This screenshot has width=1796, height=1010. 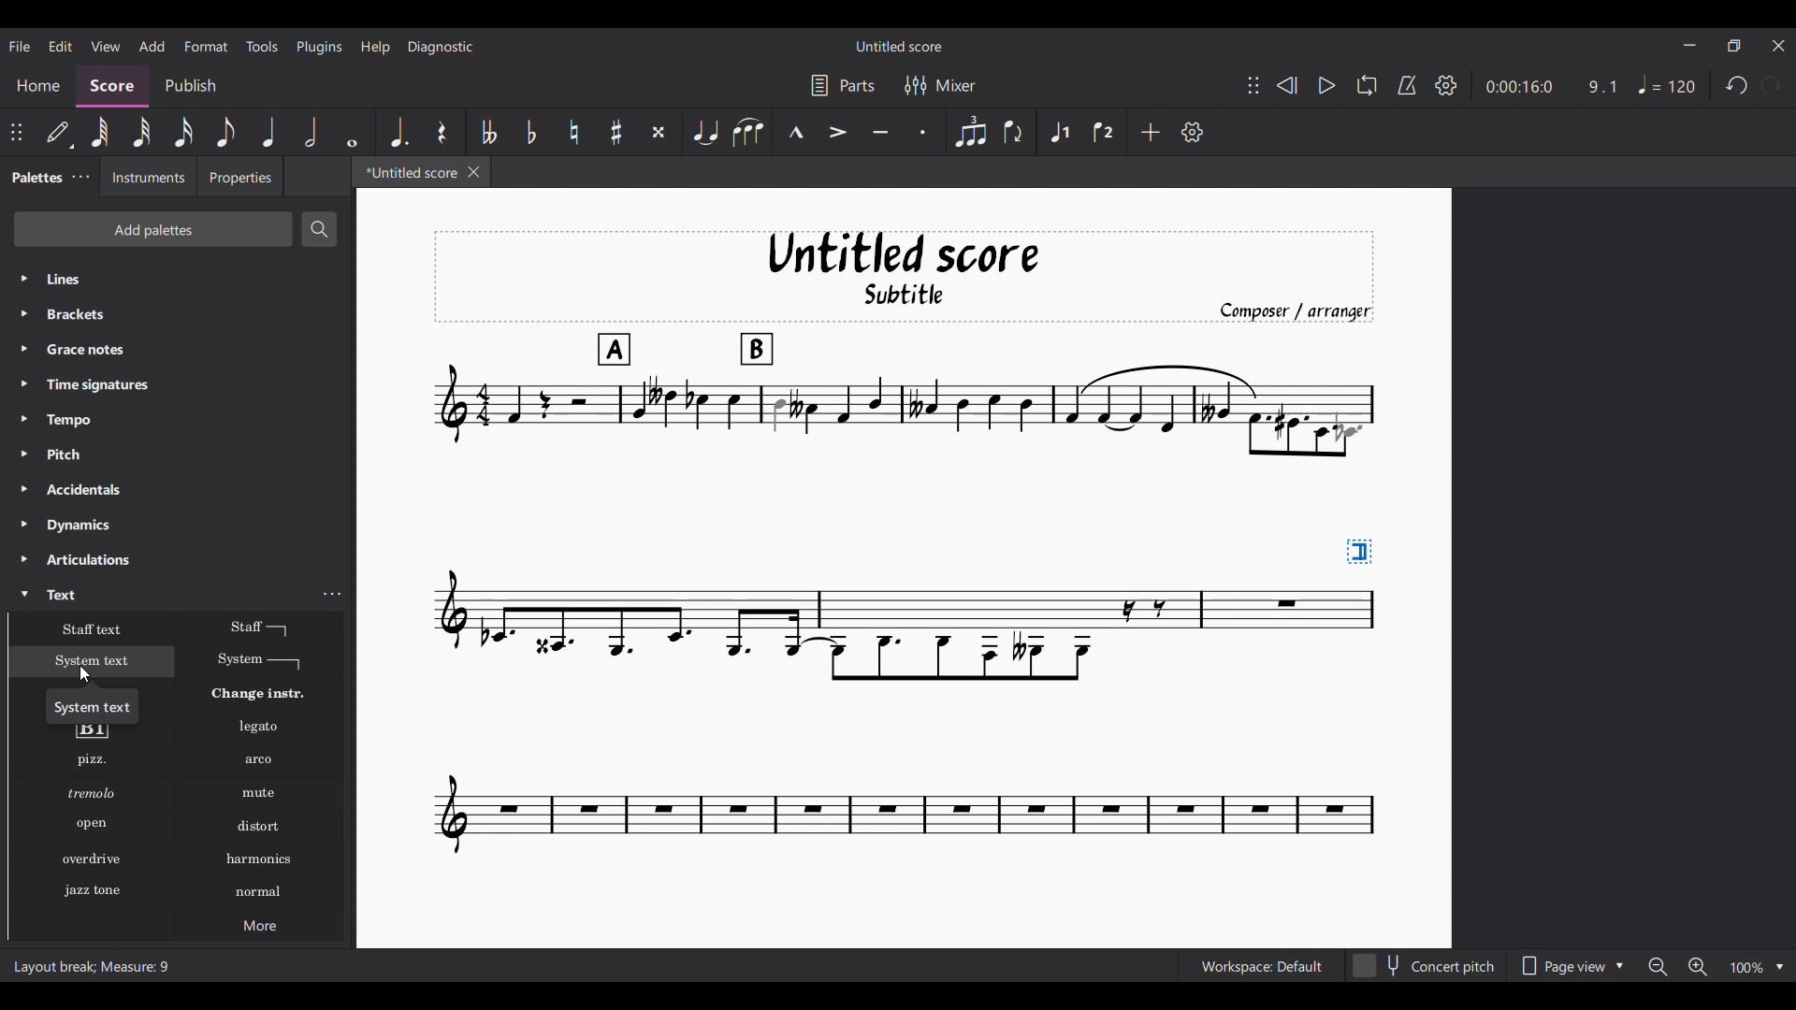 I want to click on Publish section, so click(x=190, y=86).